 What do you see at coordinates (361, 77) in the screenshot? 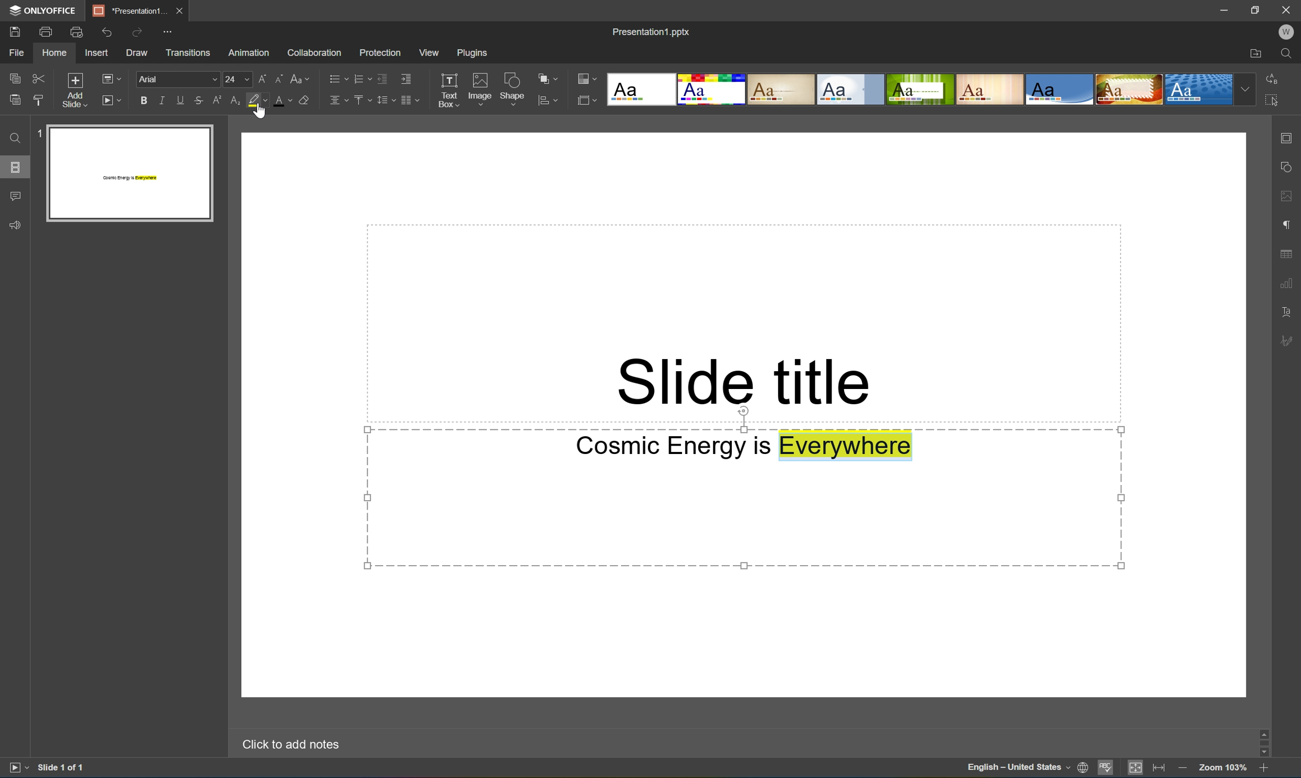
I see `Numbering` at bounding box center [361, 77].